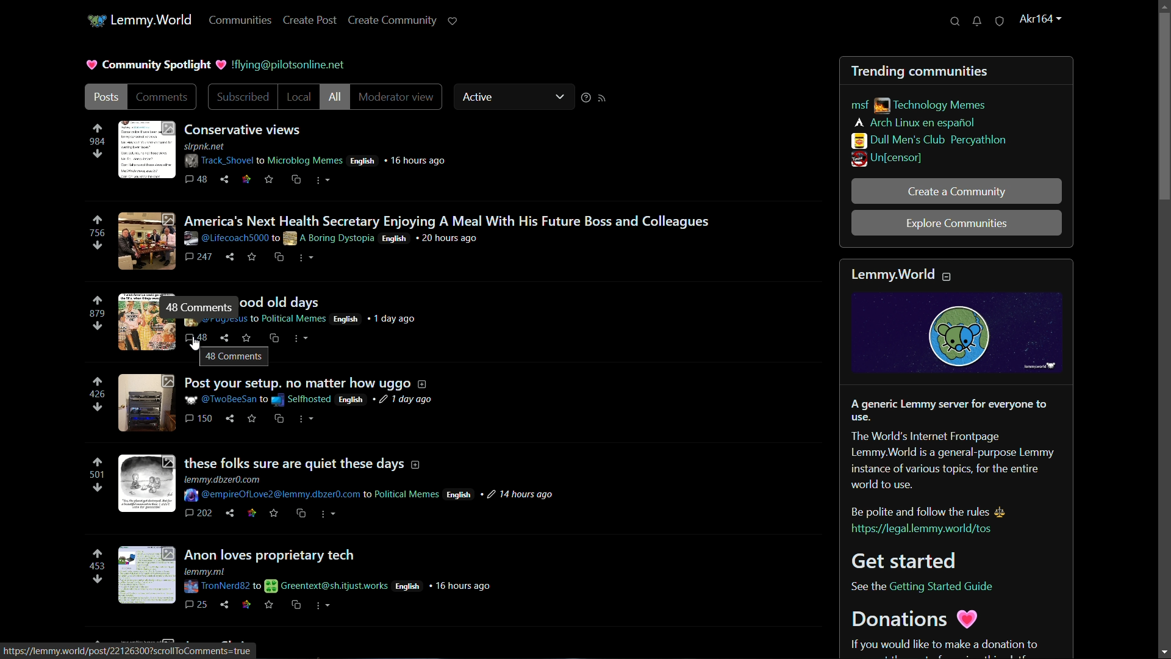 The width and height of the screenshot is (1171, 659). I want to click on active, so click(481, 98).